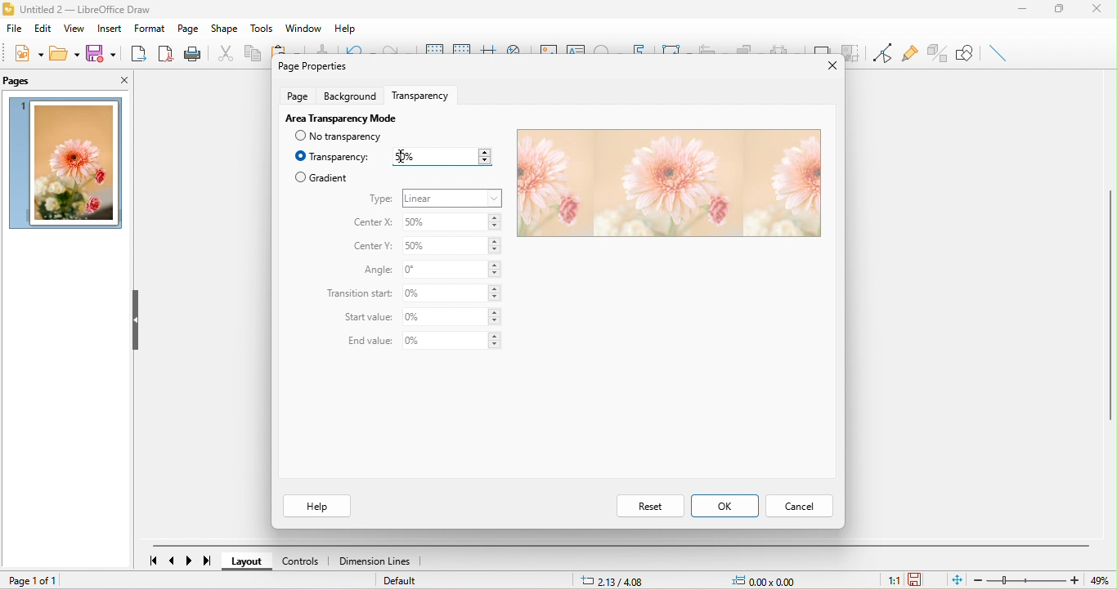  Describe the element at coordinates (369, 319) in the screenshot. I see `start value` at that location.